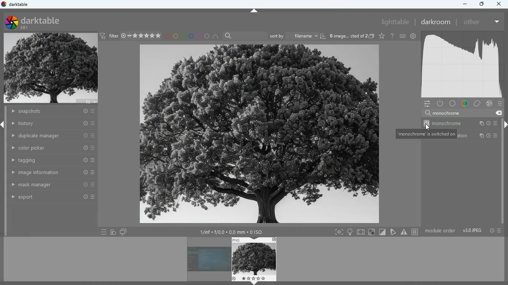 Image resolution: width=508 pixels, height=285 pixels. I want to click on image type, so click(472, 231).